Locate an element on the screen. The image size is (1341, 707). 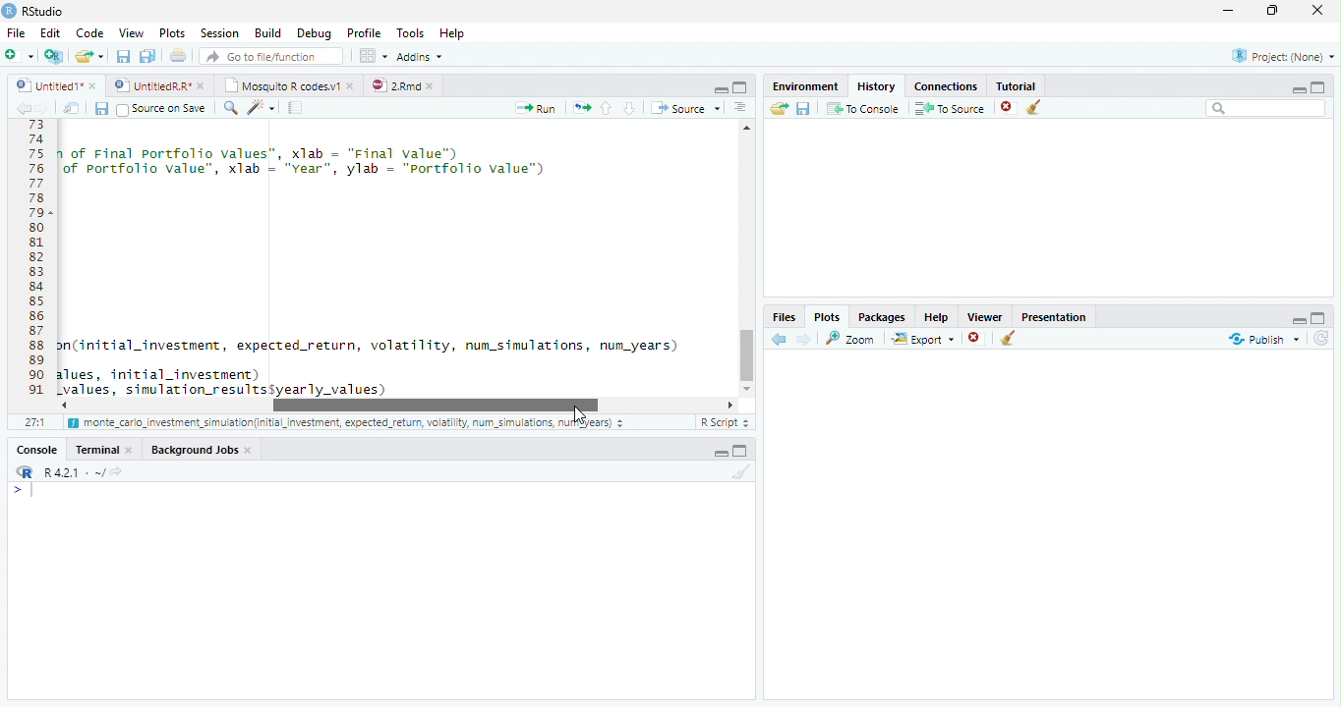
Go to previous plot is located at coordinates (780, 339).